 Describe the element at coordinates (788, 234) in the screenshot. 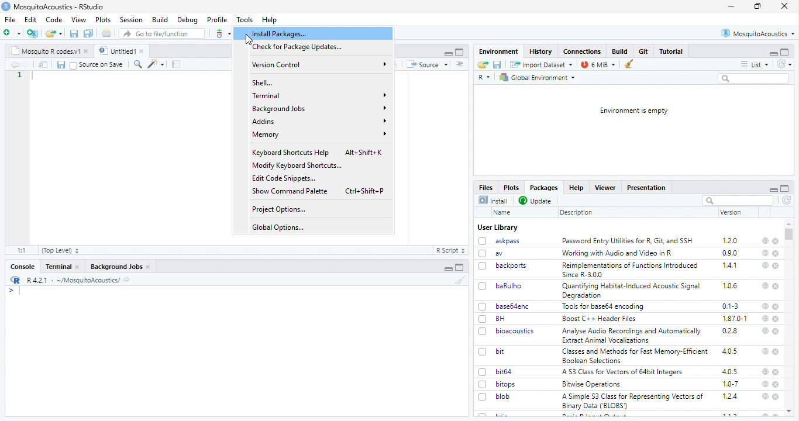

I see `scroll bar` at that location.